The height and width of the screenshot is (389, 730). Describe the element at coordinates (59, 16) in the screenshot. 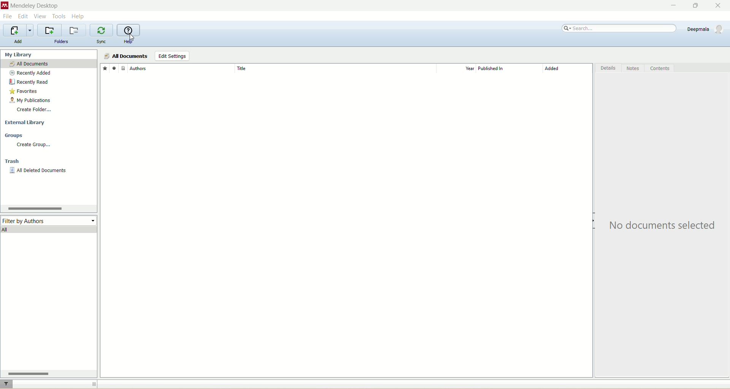

I see `tools` at that location.